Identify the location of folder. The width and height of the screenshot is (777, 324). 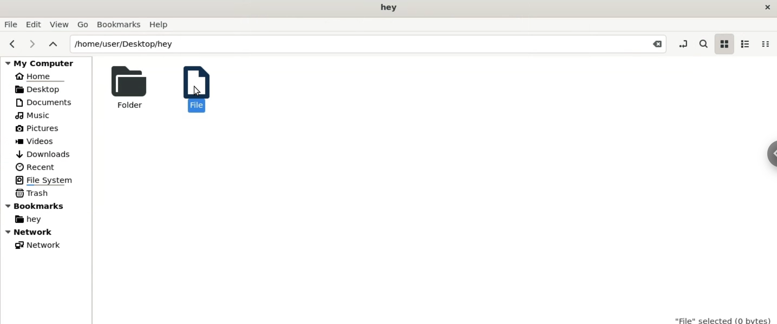
(125, 87).